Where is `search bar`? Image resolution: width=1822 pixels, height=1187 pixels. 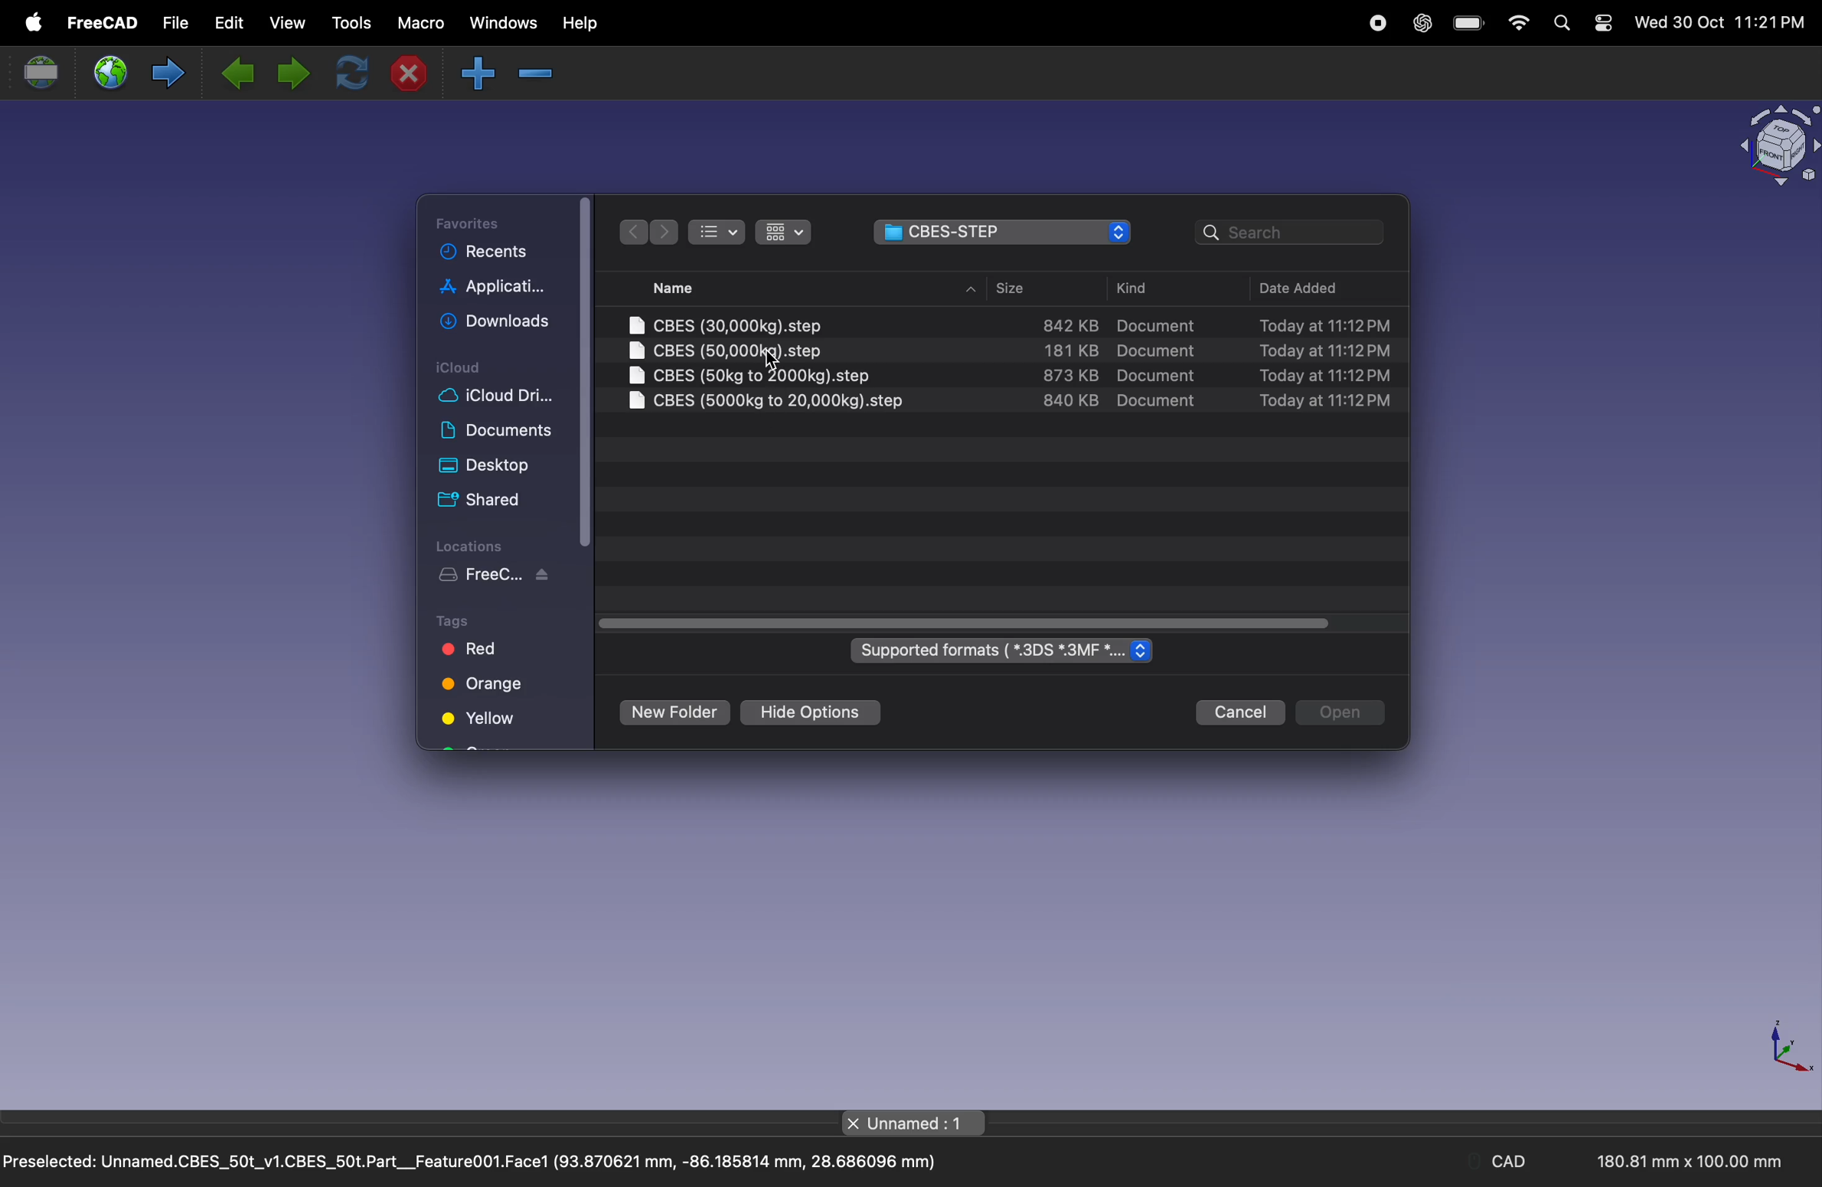
search bar is located at coordinates (1284, 235).